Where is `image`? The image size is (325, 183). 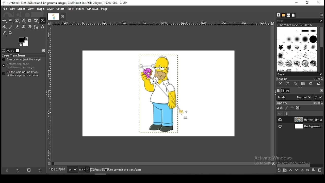 image is located at coordinates (41, 9).